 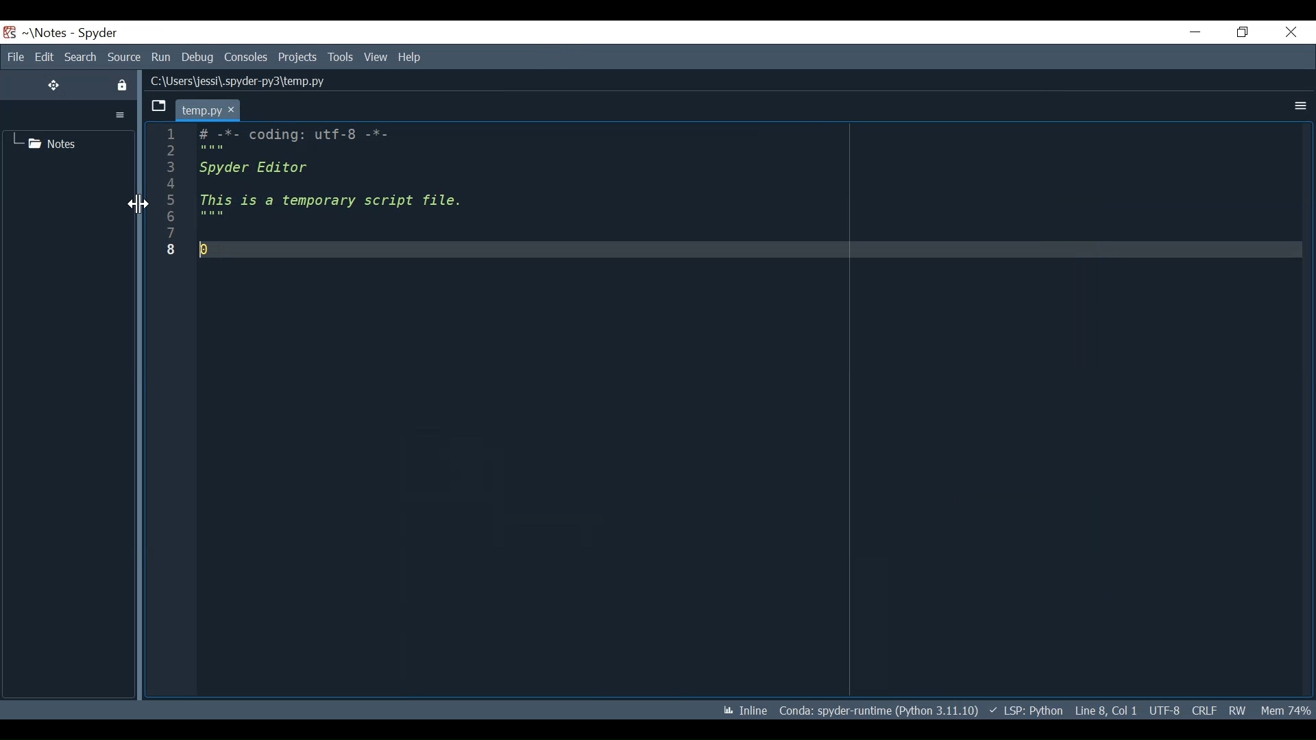 I want to click on Move, so click(x=54, y=86).